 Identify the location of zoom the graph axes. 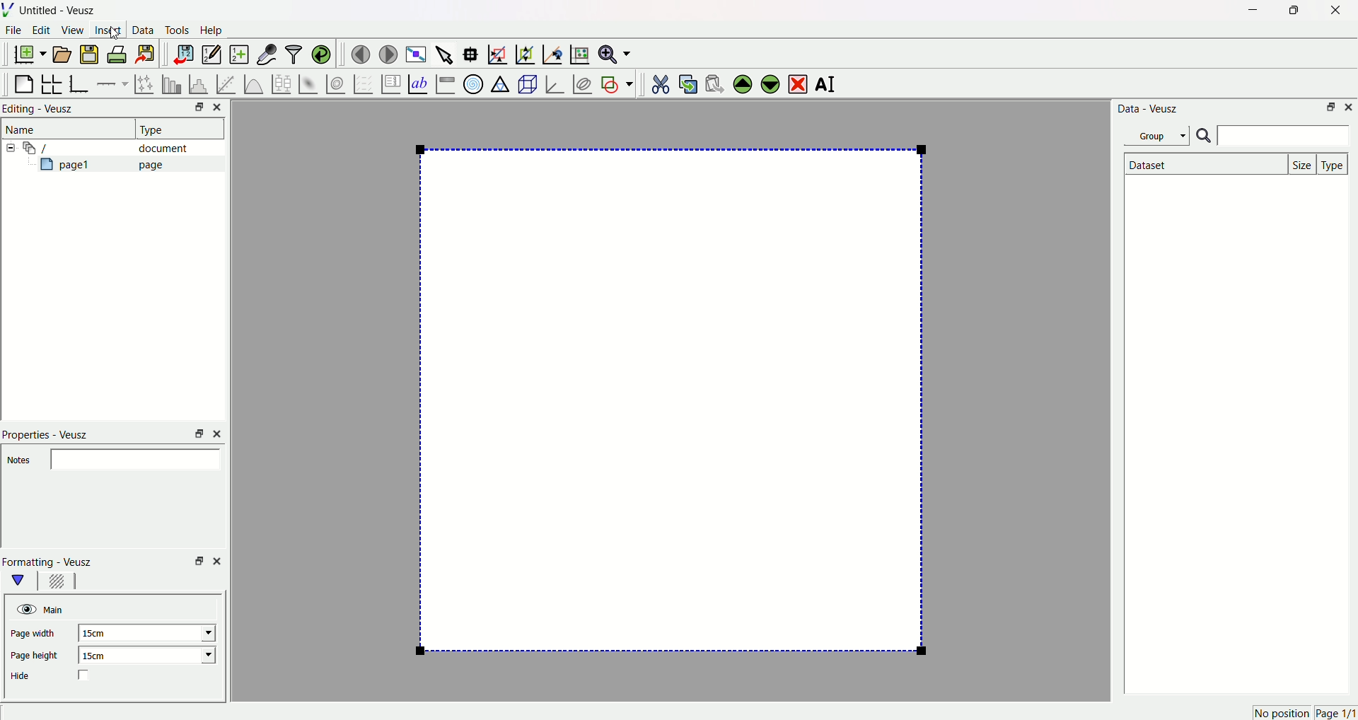
(523, 52).